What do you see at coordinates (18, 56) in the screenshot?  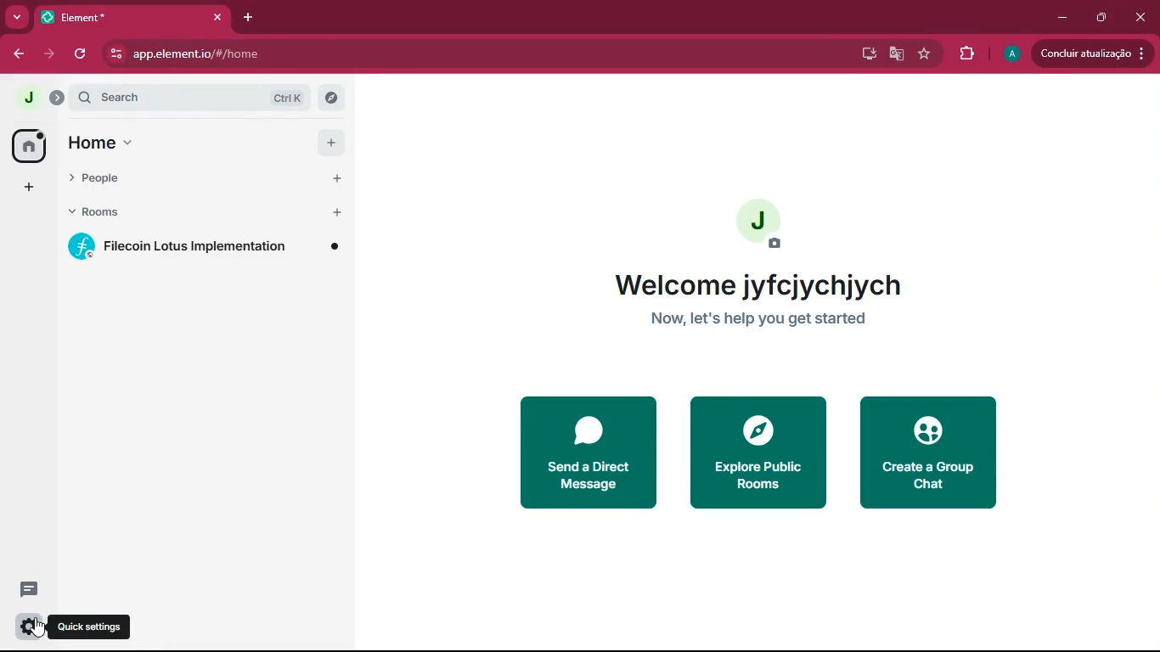 I see `back` at bounding box center [18, 56].